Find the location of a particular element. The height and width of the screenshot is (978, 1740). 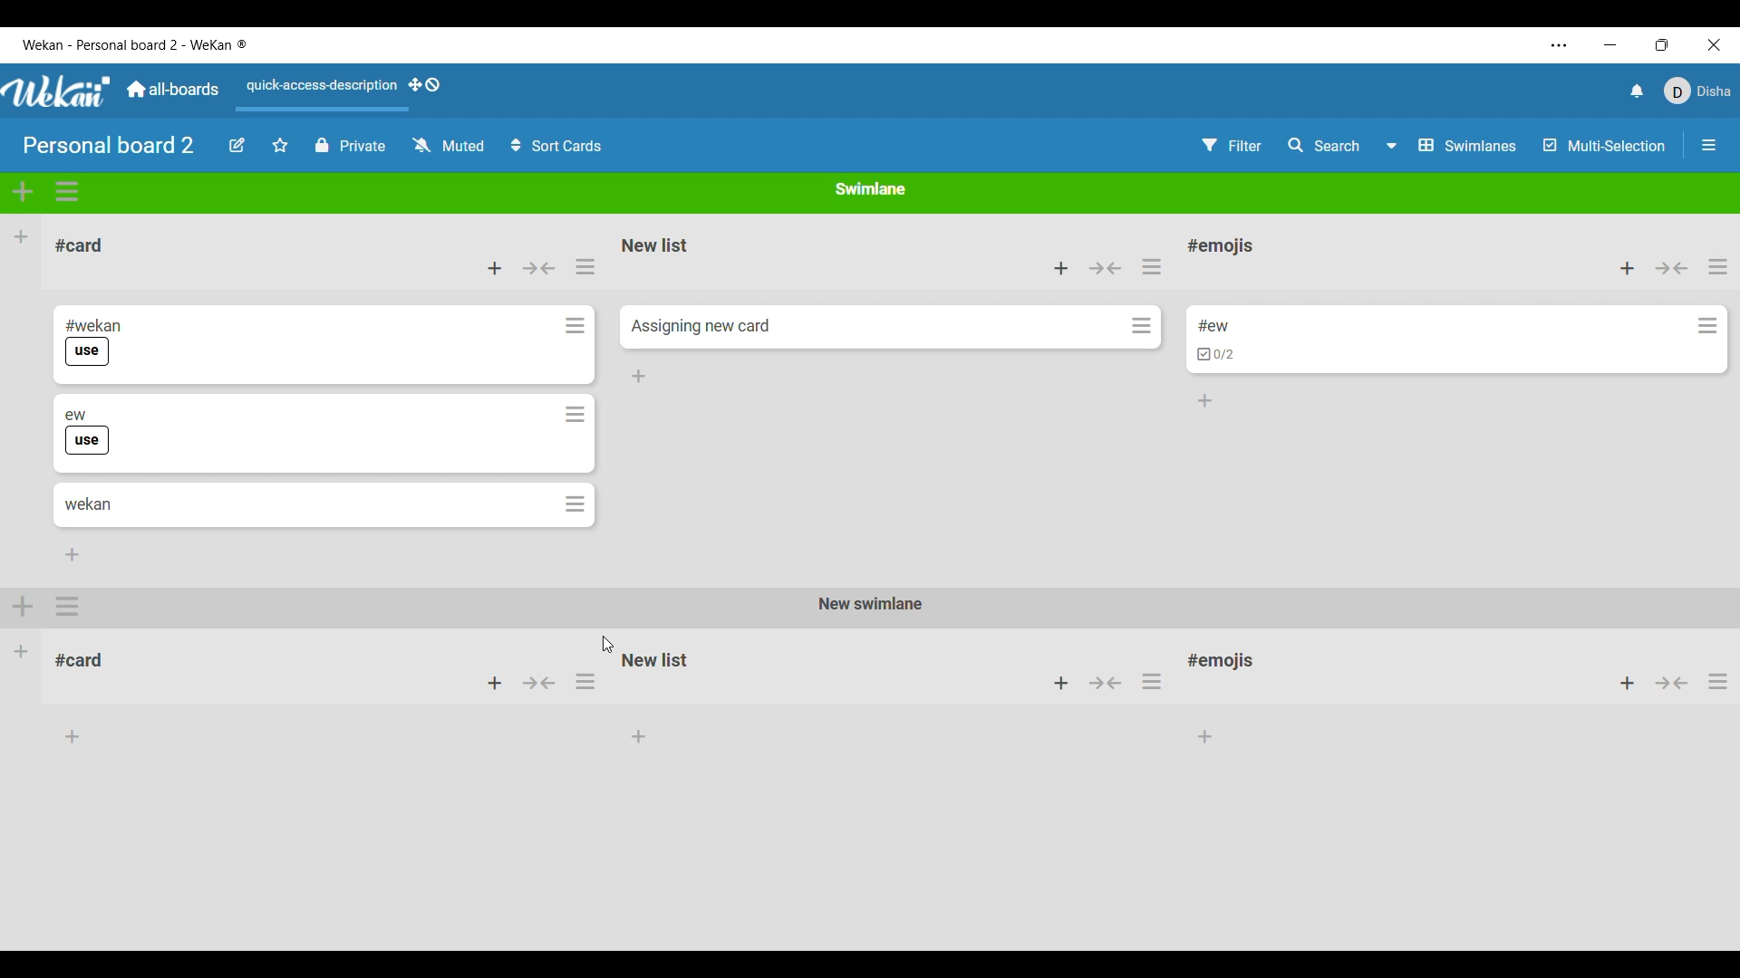

add is located at coordinates (494, 685).